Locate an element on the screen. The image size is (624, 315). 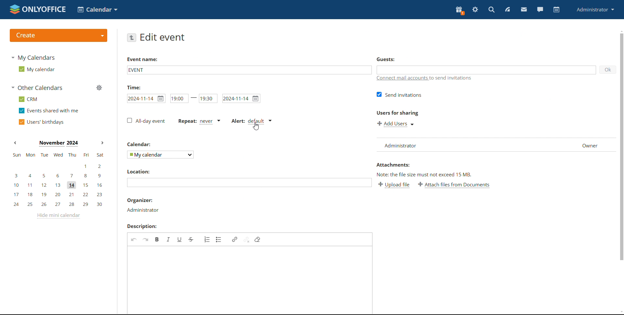
remove format is located at coordinates (258, 239).